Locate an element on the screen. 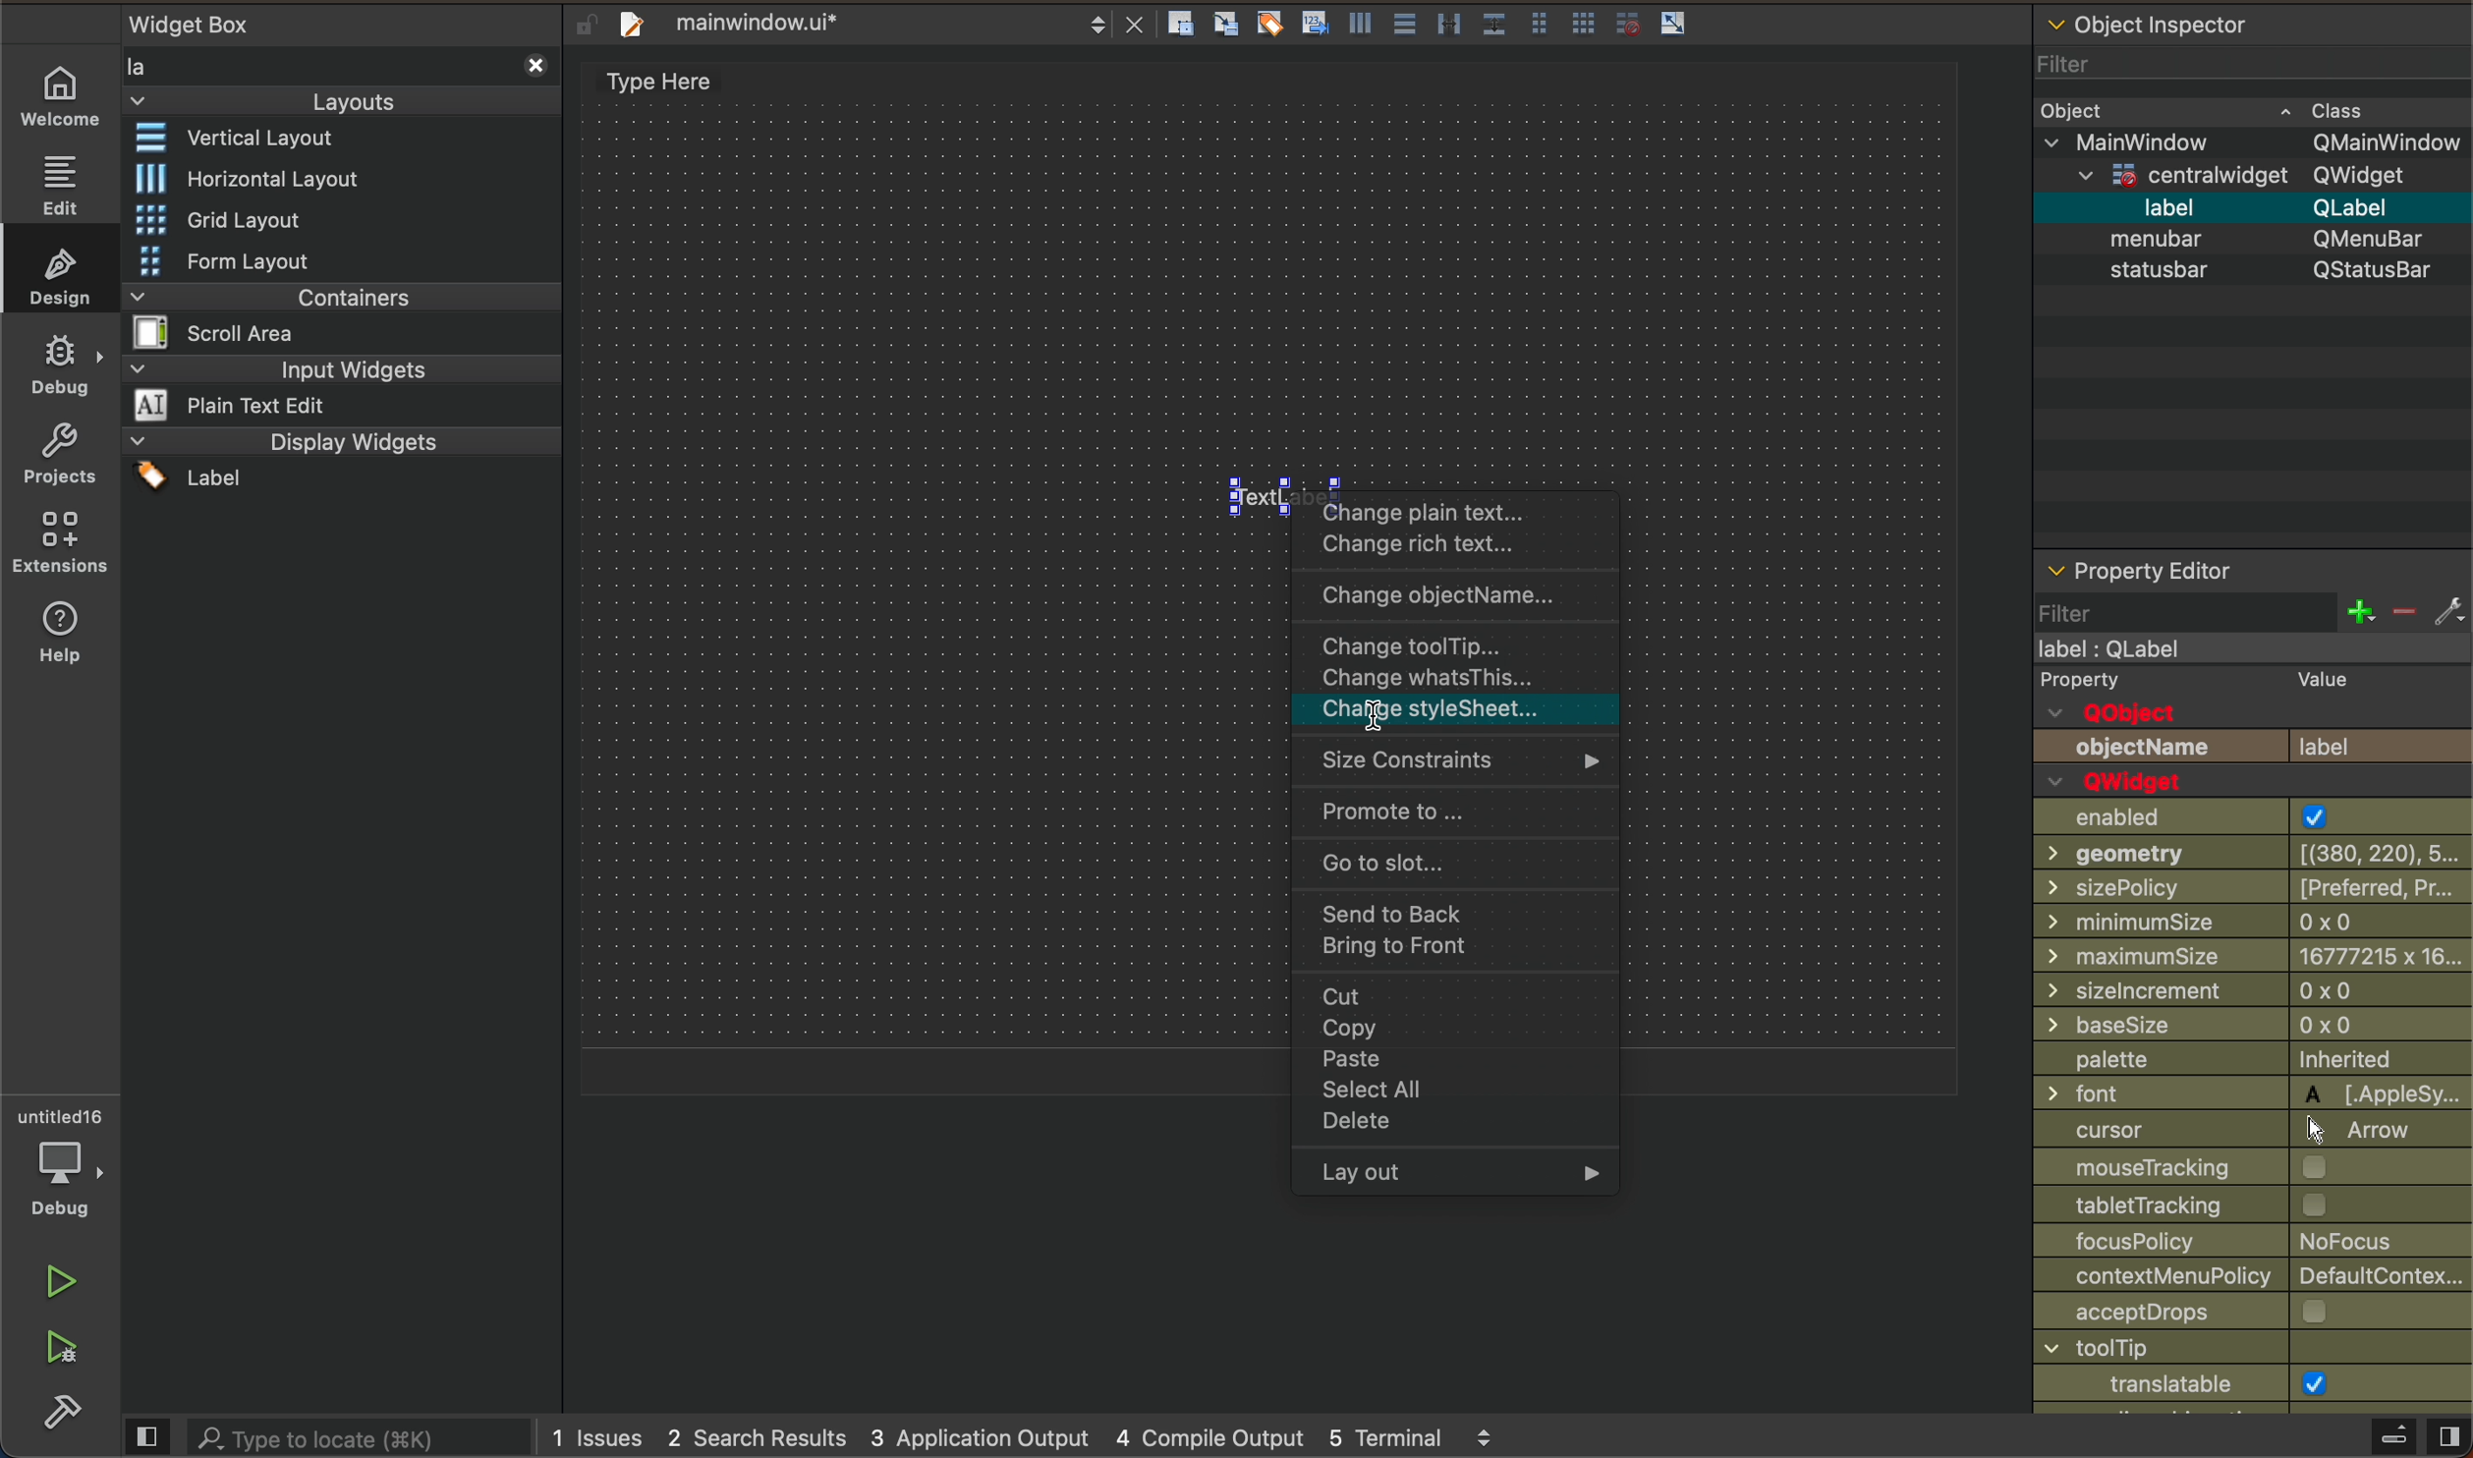 Image resolution: width=2473 pixels, height=1458 pixels. property editor is located at coordinates (2252, 594).